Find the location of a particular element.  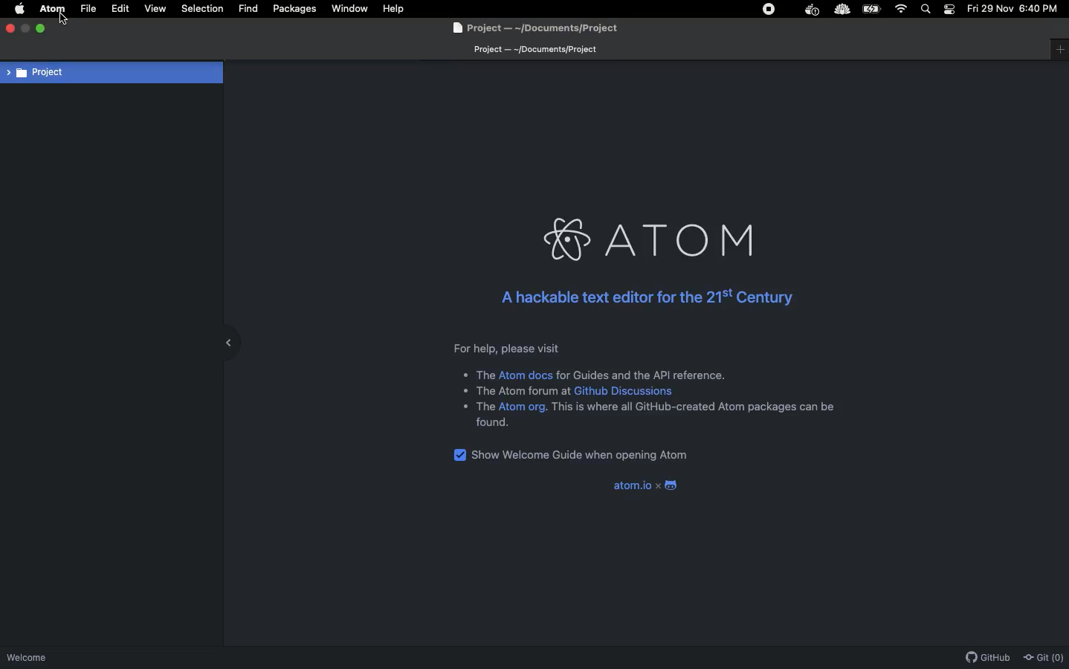

Internet is located at coordinates (901, 9).